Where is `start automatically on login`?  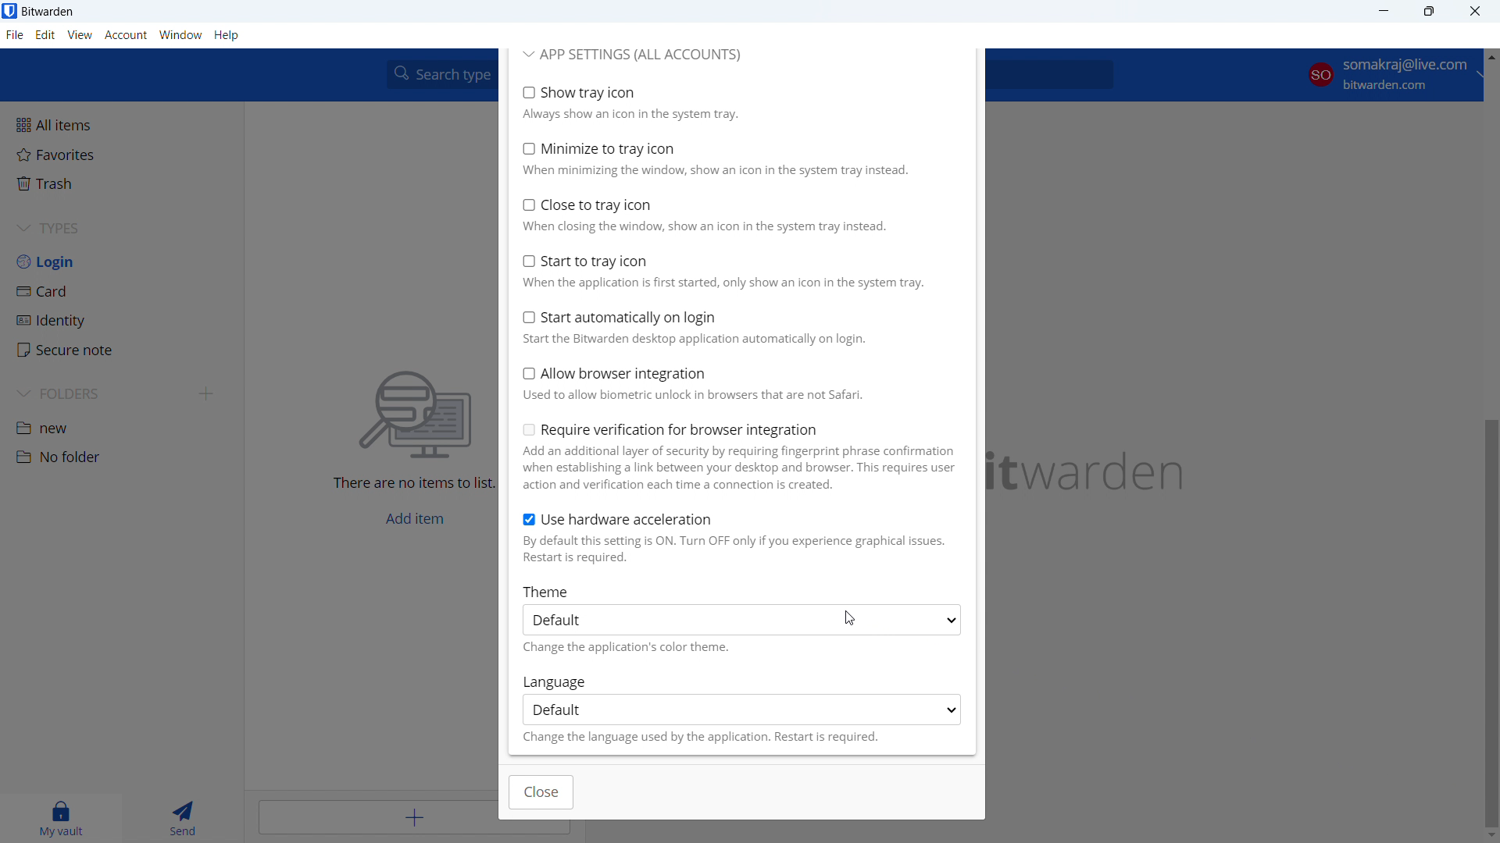
start automatically on login is located at coordinates (736, 327).